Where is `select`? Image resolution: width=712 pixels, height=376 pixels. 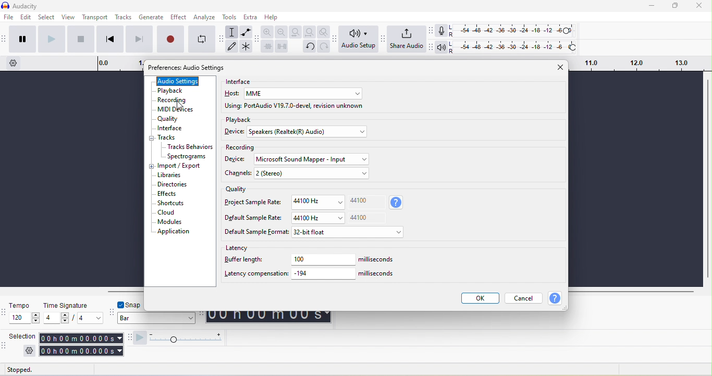 select is located at coordinates (46, 17).